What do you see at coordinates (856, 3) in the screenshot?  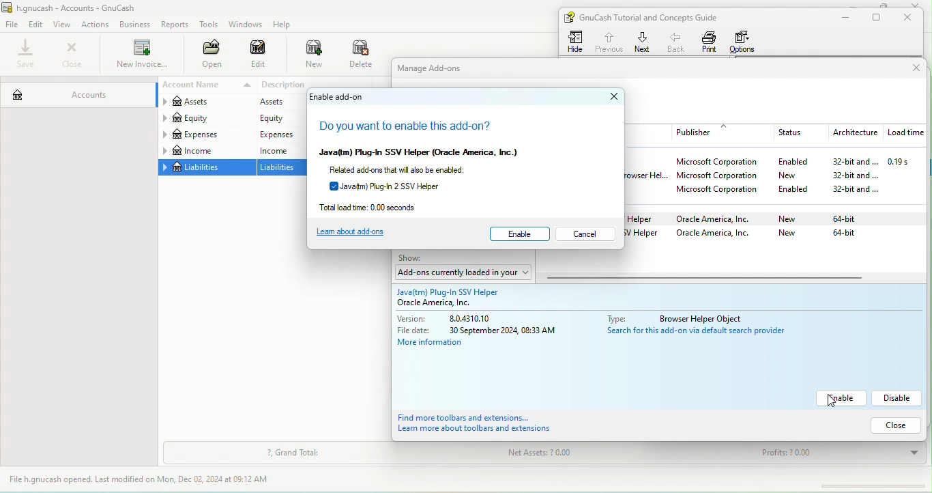 I see `minimize` at bounding box center [856, 3].